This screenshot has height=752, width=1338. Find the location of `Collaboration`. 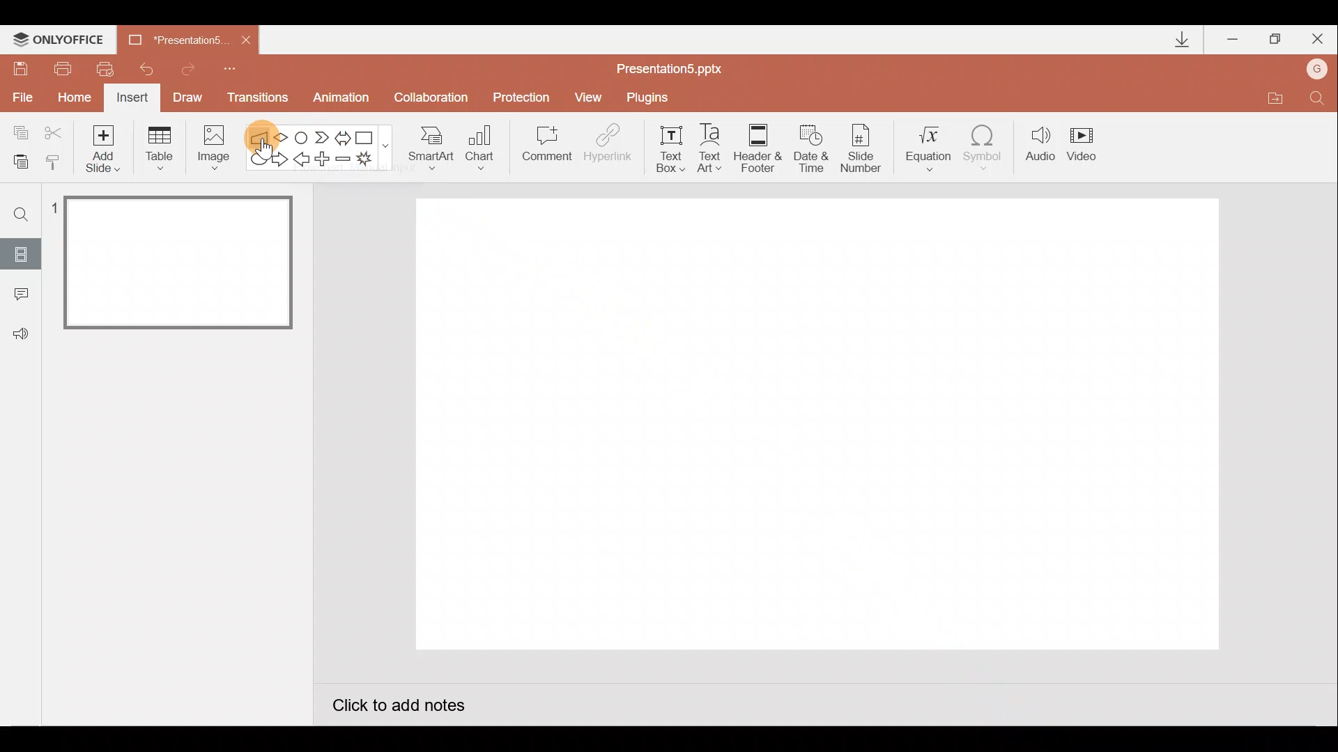

Collaboration is located at coordinates (434, 99).